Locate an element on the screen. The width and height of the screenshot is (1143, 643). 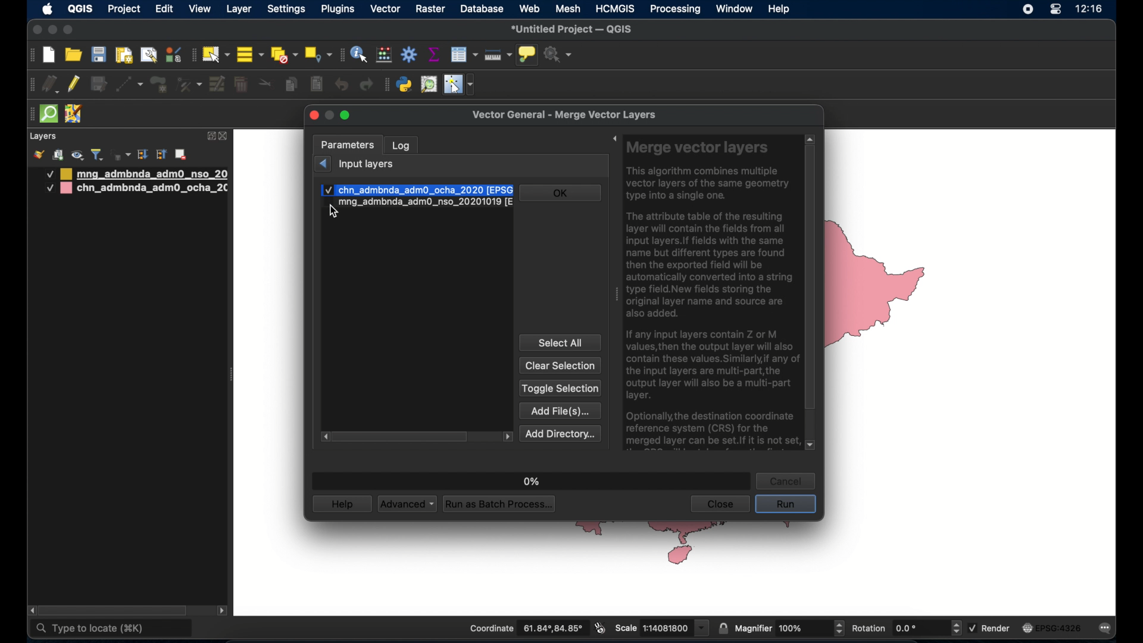
raster is located at coordinates (430, 10).